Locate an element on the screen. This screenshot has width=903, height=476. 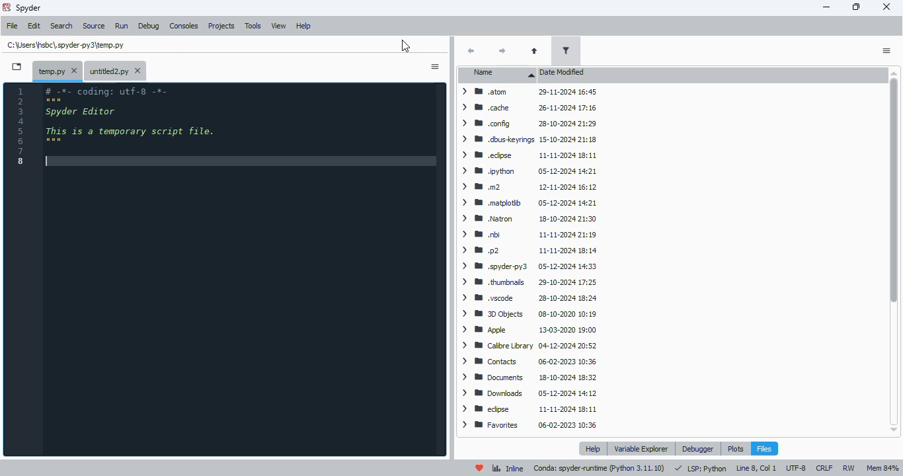
> BW matplotib 05-12-2024 14:21 is located at coordinates (527, 202).